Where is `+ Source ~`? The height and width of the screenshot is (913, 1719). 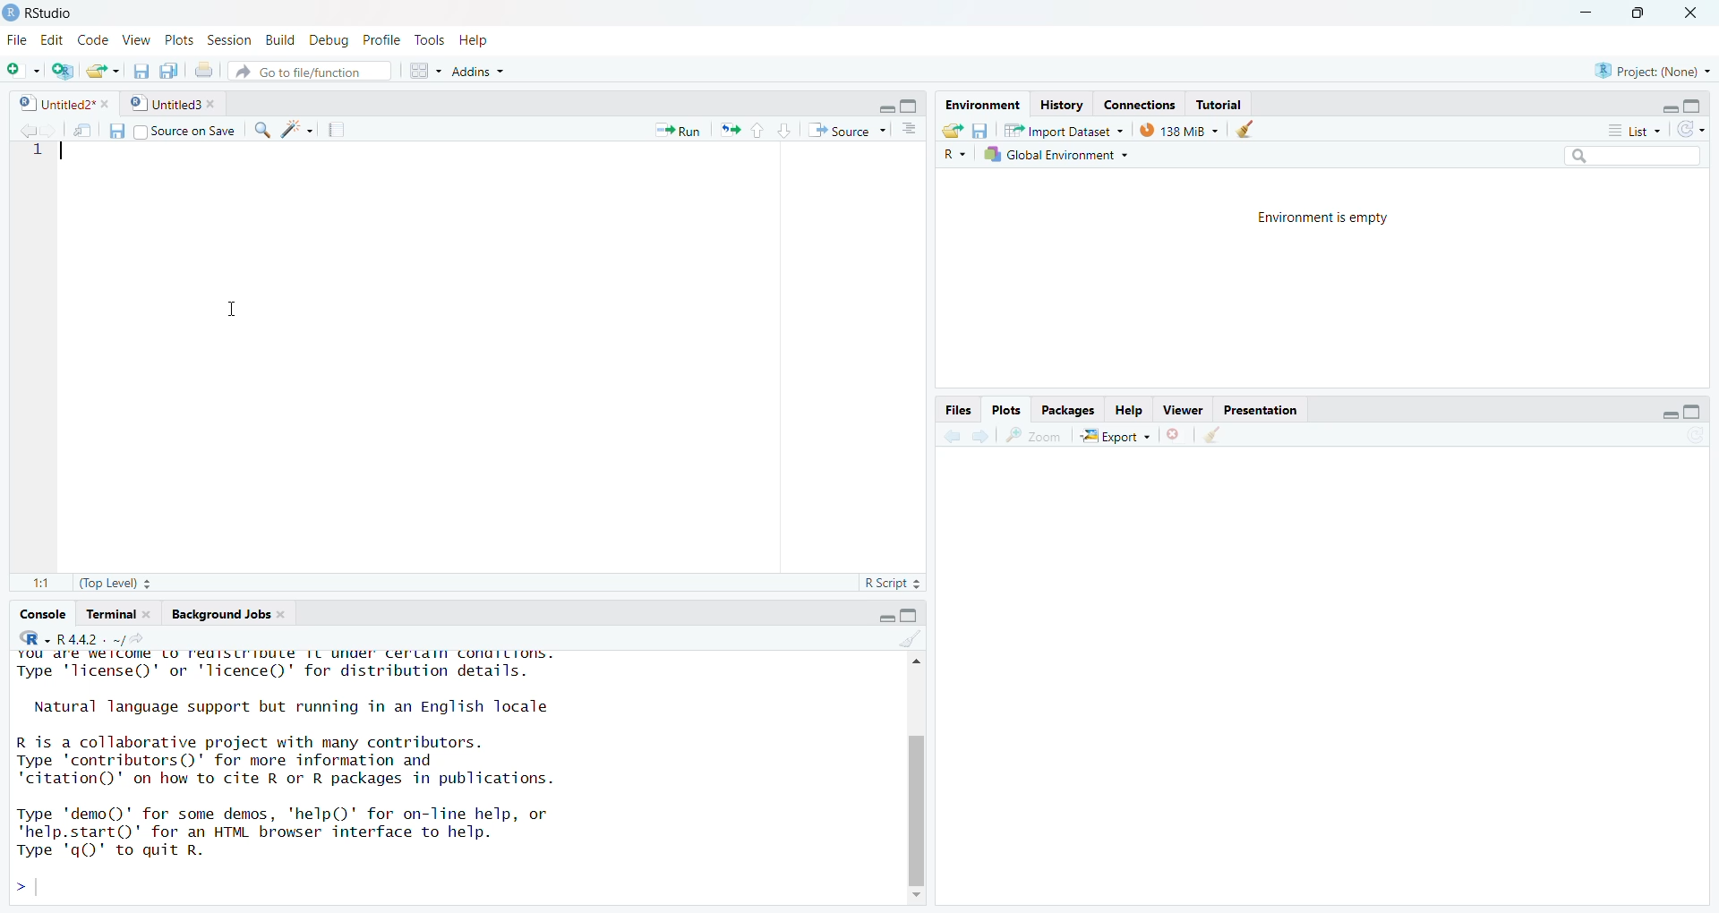
+ Source ~ is located at coordinates (844, 131).